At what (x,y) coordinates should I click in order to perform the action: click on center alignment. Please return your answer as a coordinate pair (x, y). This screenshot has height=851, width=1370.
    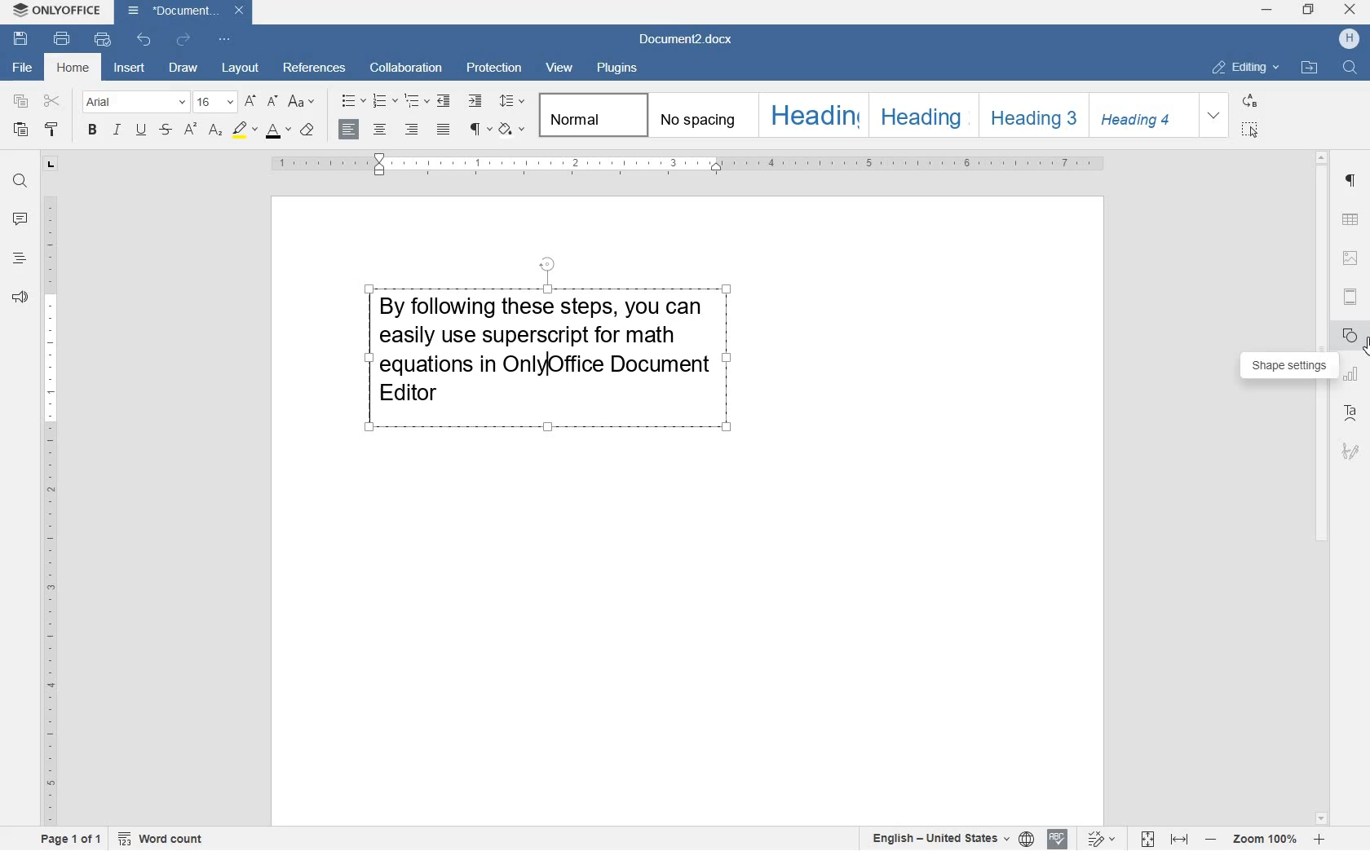
    Looking at the image, I should click on (381, 130).